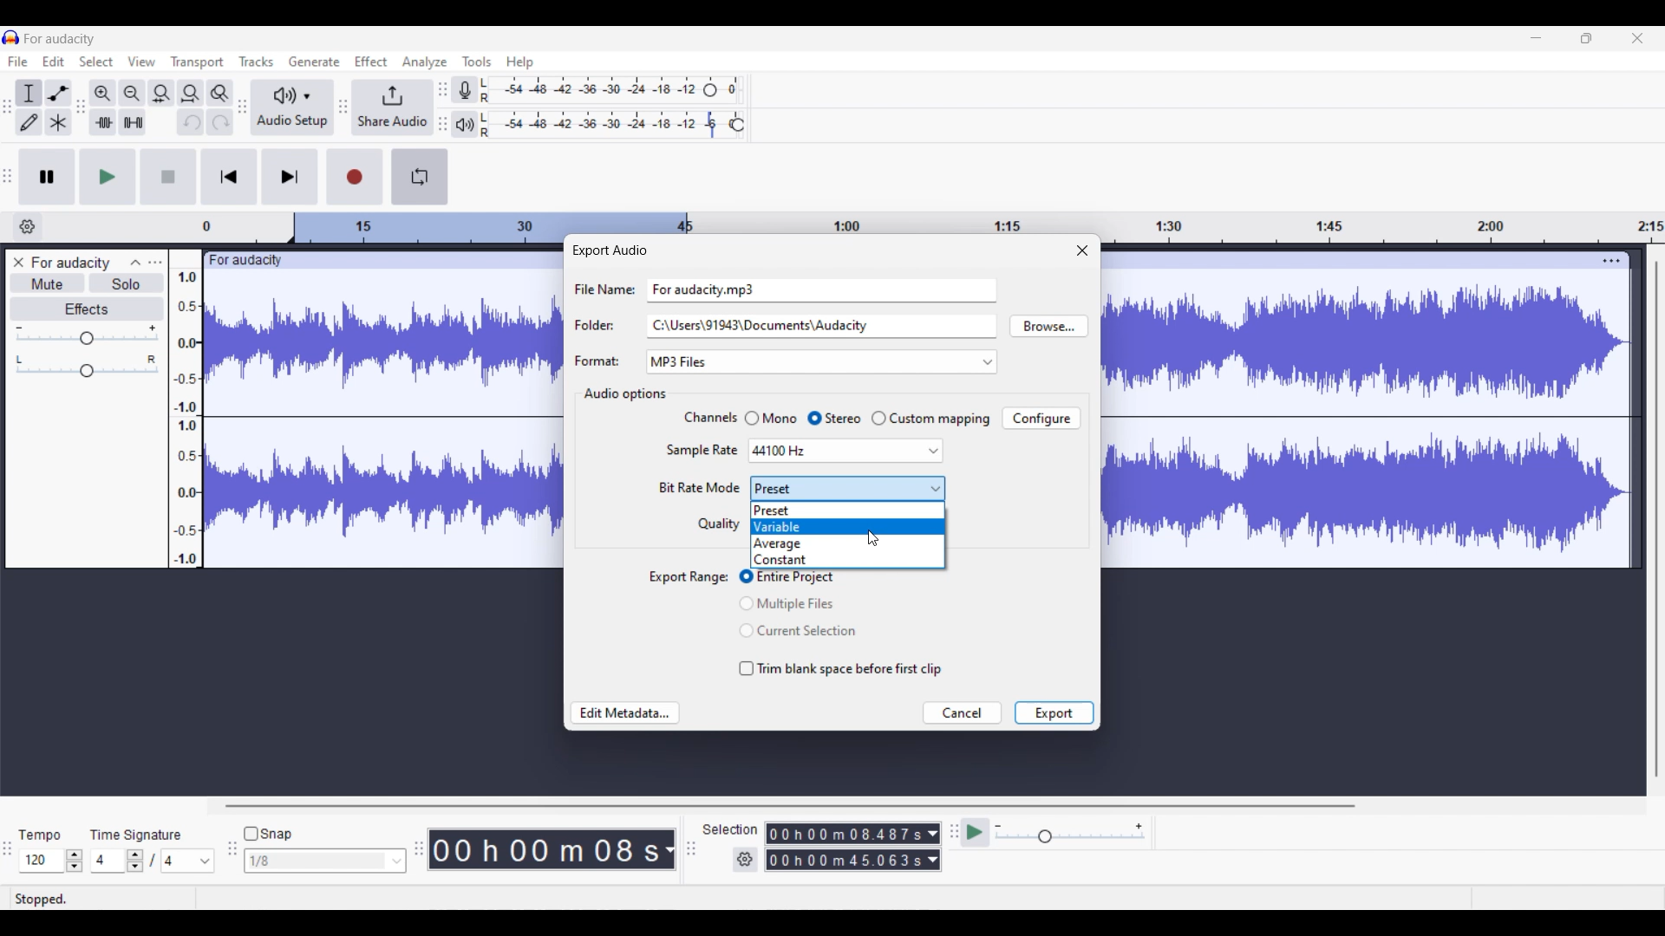  Describe the element at coordinates (624, 713) in the screenshot. I see `Edit metadata` at that location.